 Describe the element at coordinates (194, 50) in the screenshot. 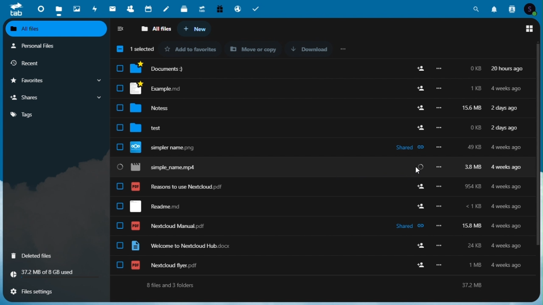

I see `text` at that location.